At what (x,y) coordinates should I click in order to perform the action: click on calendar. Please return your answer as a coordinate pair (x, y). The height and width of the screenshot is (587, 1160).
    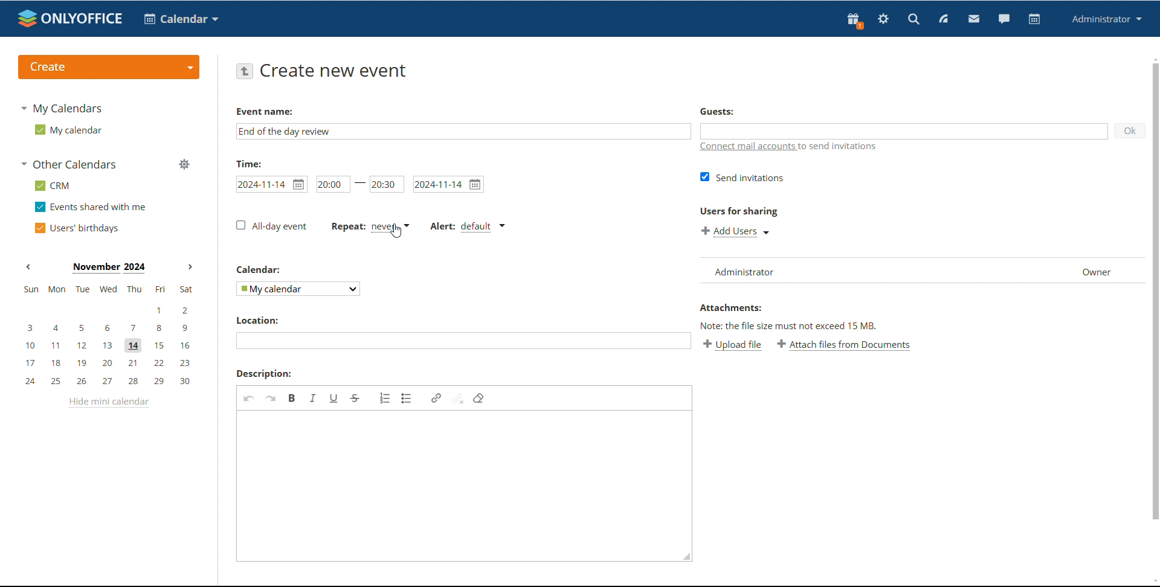
    Looking at the image, I should click on (260, 269).